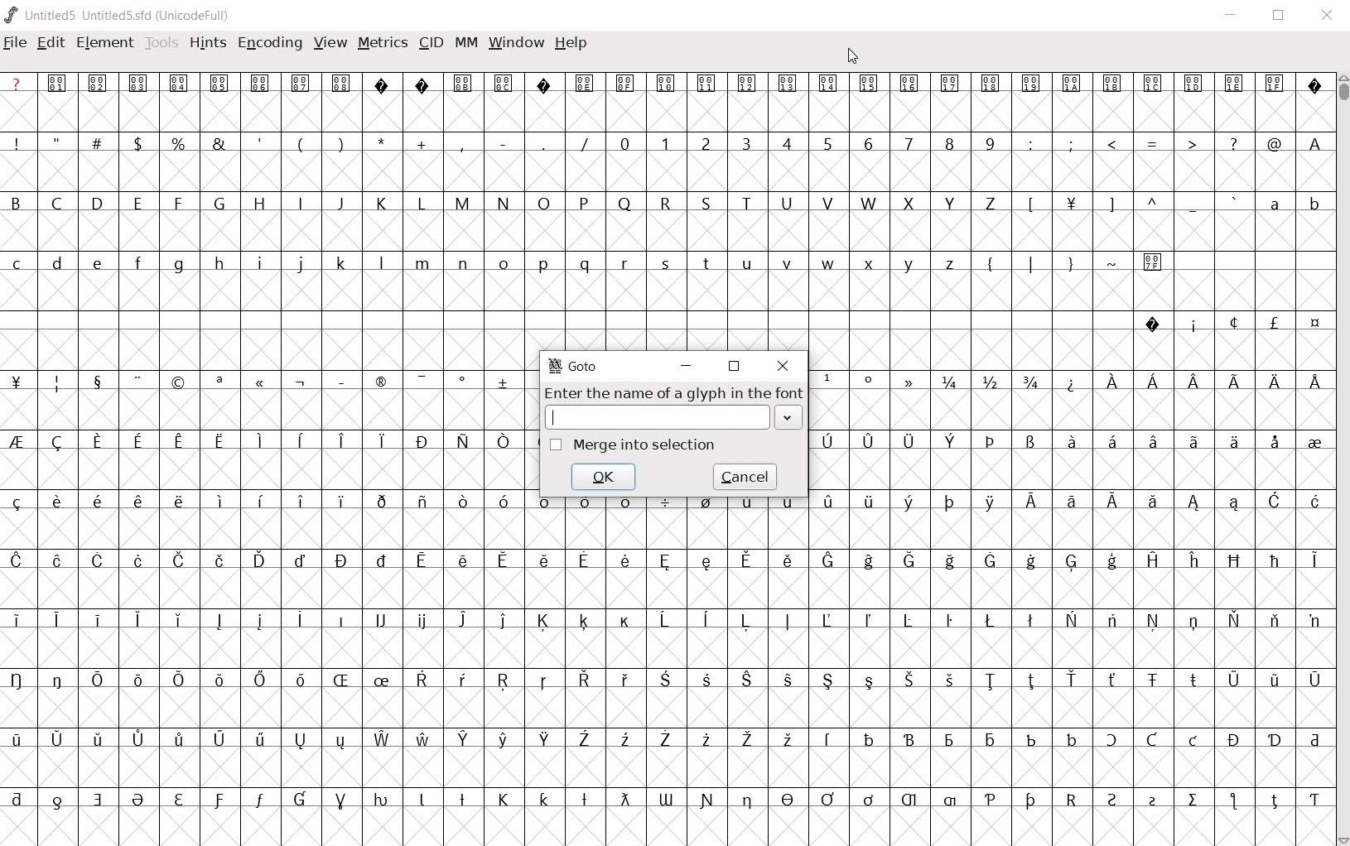  What do you see at coordinates (787, 680) in the screenshot?
I see `Symbol` at bounding box center [787, 680].